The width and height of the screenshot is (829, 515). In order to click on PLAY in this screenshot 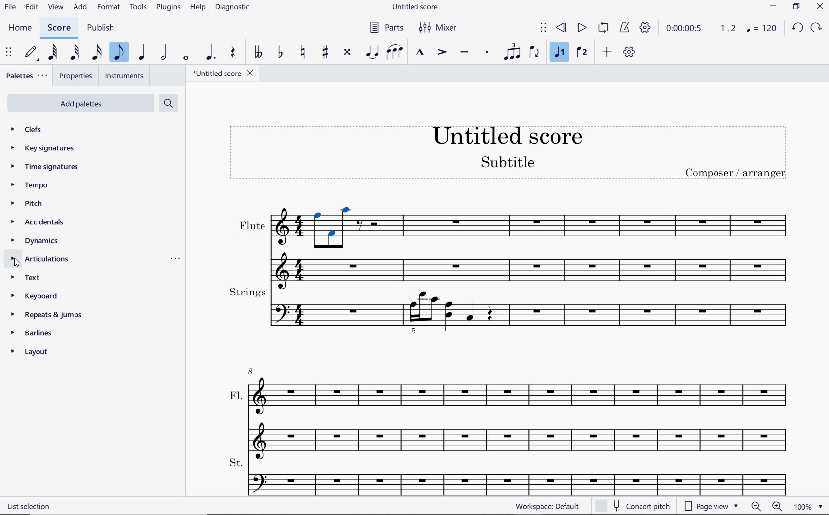, I will do `click(582, 27)`.